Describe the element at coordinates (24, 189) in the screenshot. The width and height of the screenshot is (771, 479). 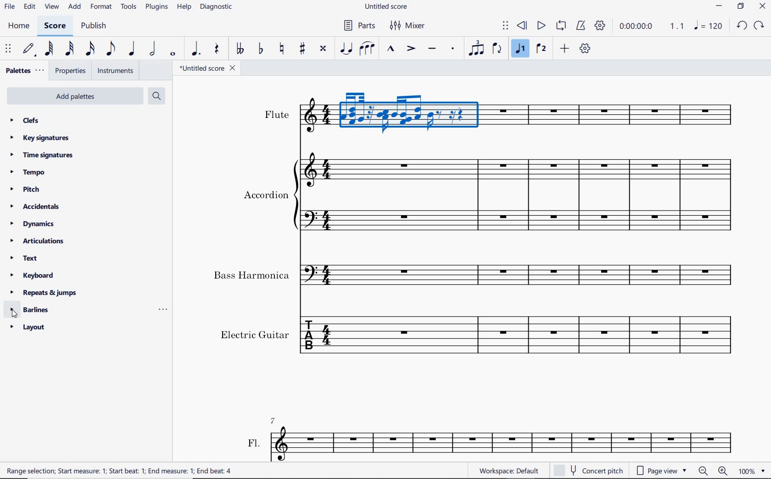
I see `pitch` at that location.